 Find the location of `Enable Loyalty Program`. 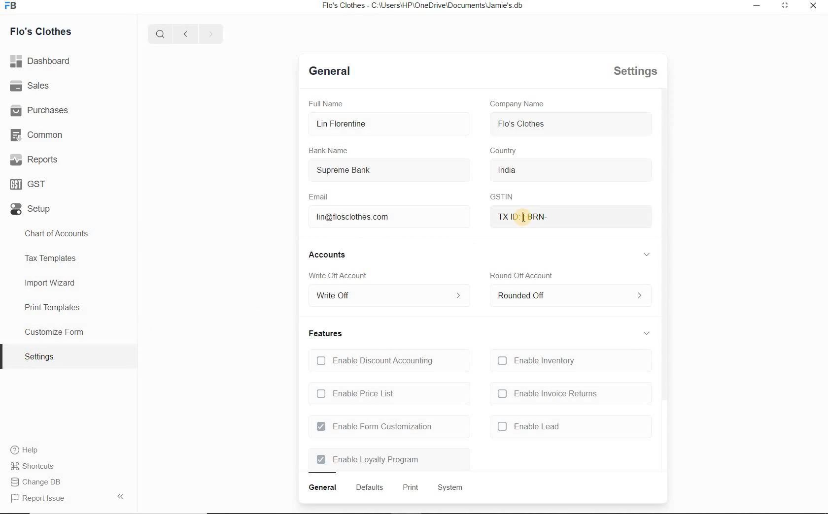

Enable Loyalty Program is located at coordinates (368, 460).